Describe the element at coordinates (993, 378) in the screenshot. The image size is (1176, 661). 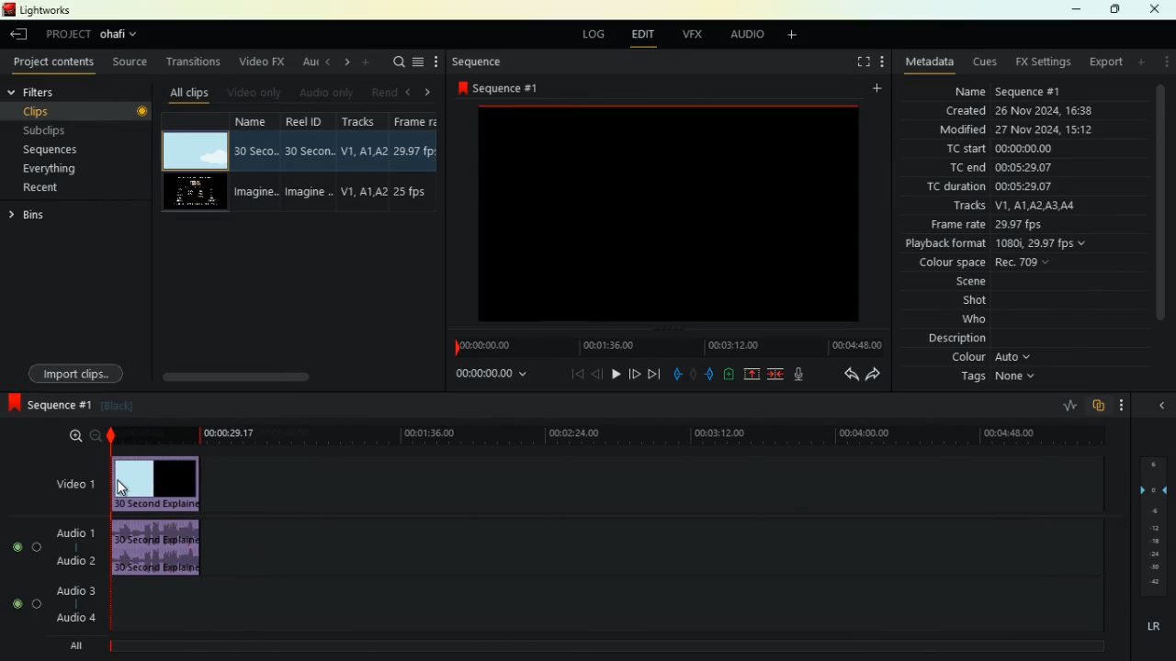
I see `tags` at that location.